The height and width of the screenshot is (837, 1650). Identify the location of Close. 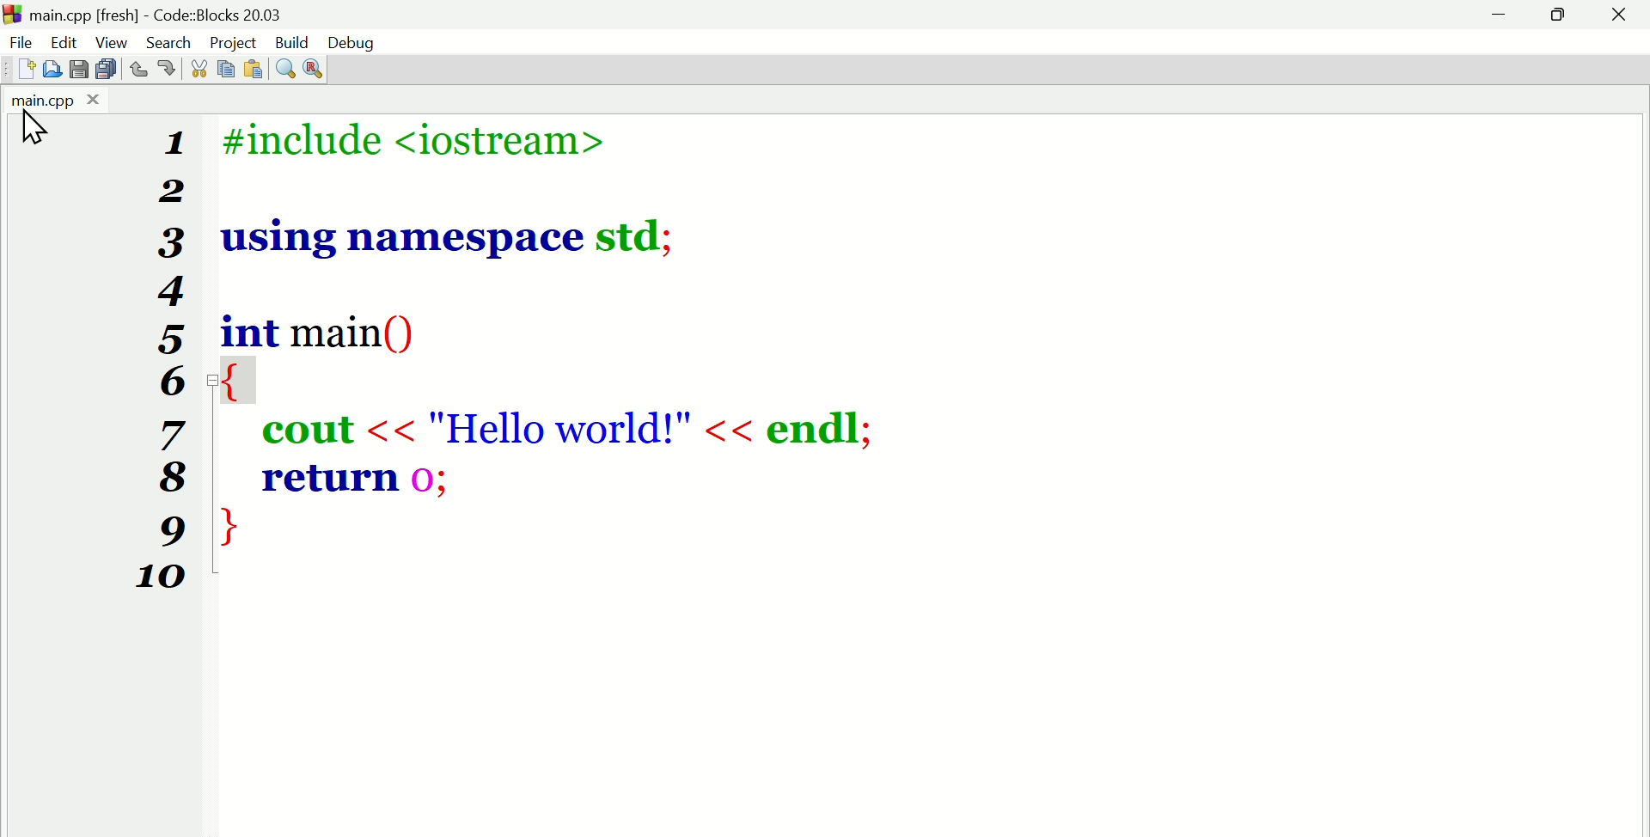
(1620, 18).